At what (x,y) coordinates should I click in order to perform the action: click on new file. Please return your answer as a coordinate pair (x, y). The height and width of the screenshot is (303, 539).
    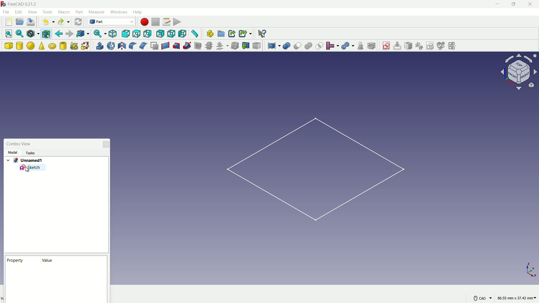
    Looking at the image, I should click on (8, 22).